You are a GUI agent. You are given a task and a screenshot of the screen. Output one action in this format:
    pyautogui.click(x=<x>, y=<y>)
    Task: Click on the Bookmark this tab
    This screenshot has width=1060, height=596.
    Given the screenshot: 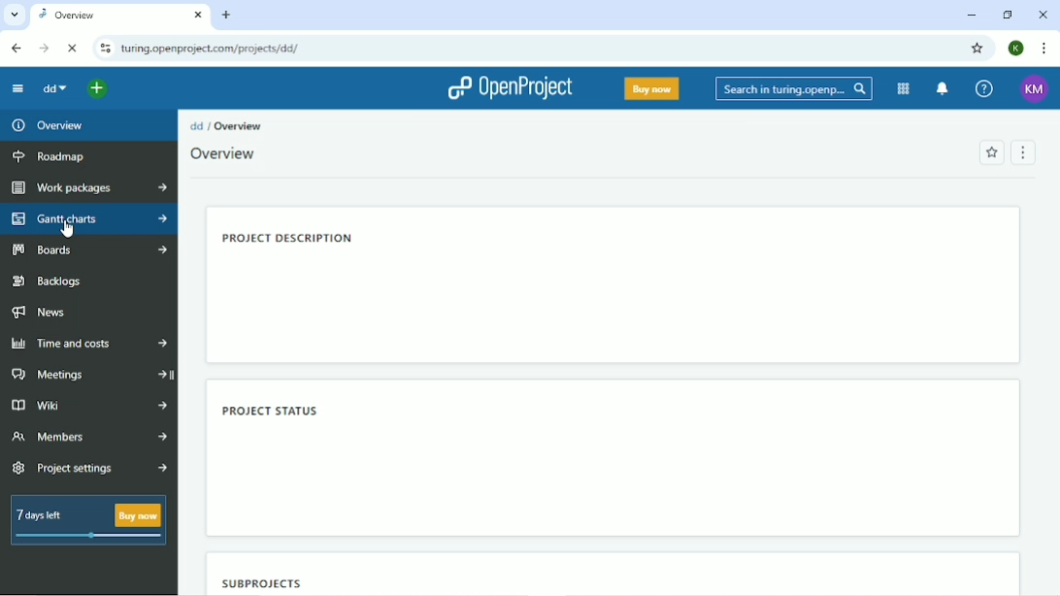 What is the action you would take?
    pyautogui.click(x=977, y=49)
    